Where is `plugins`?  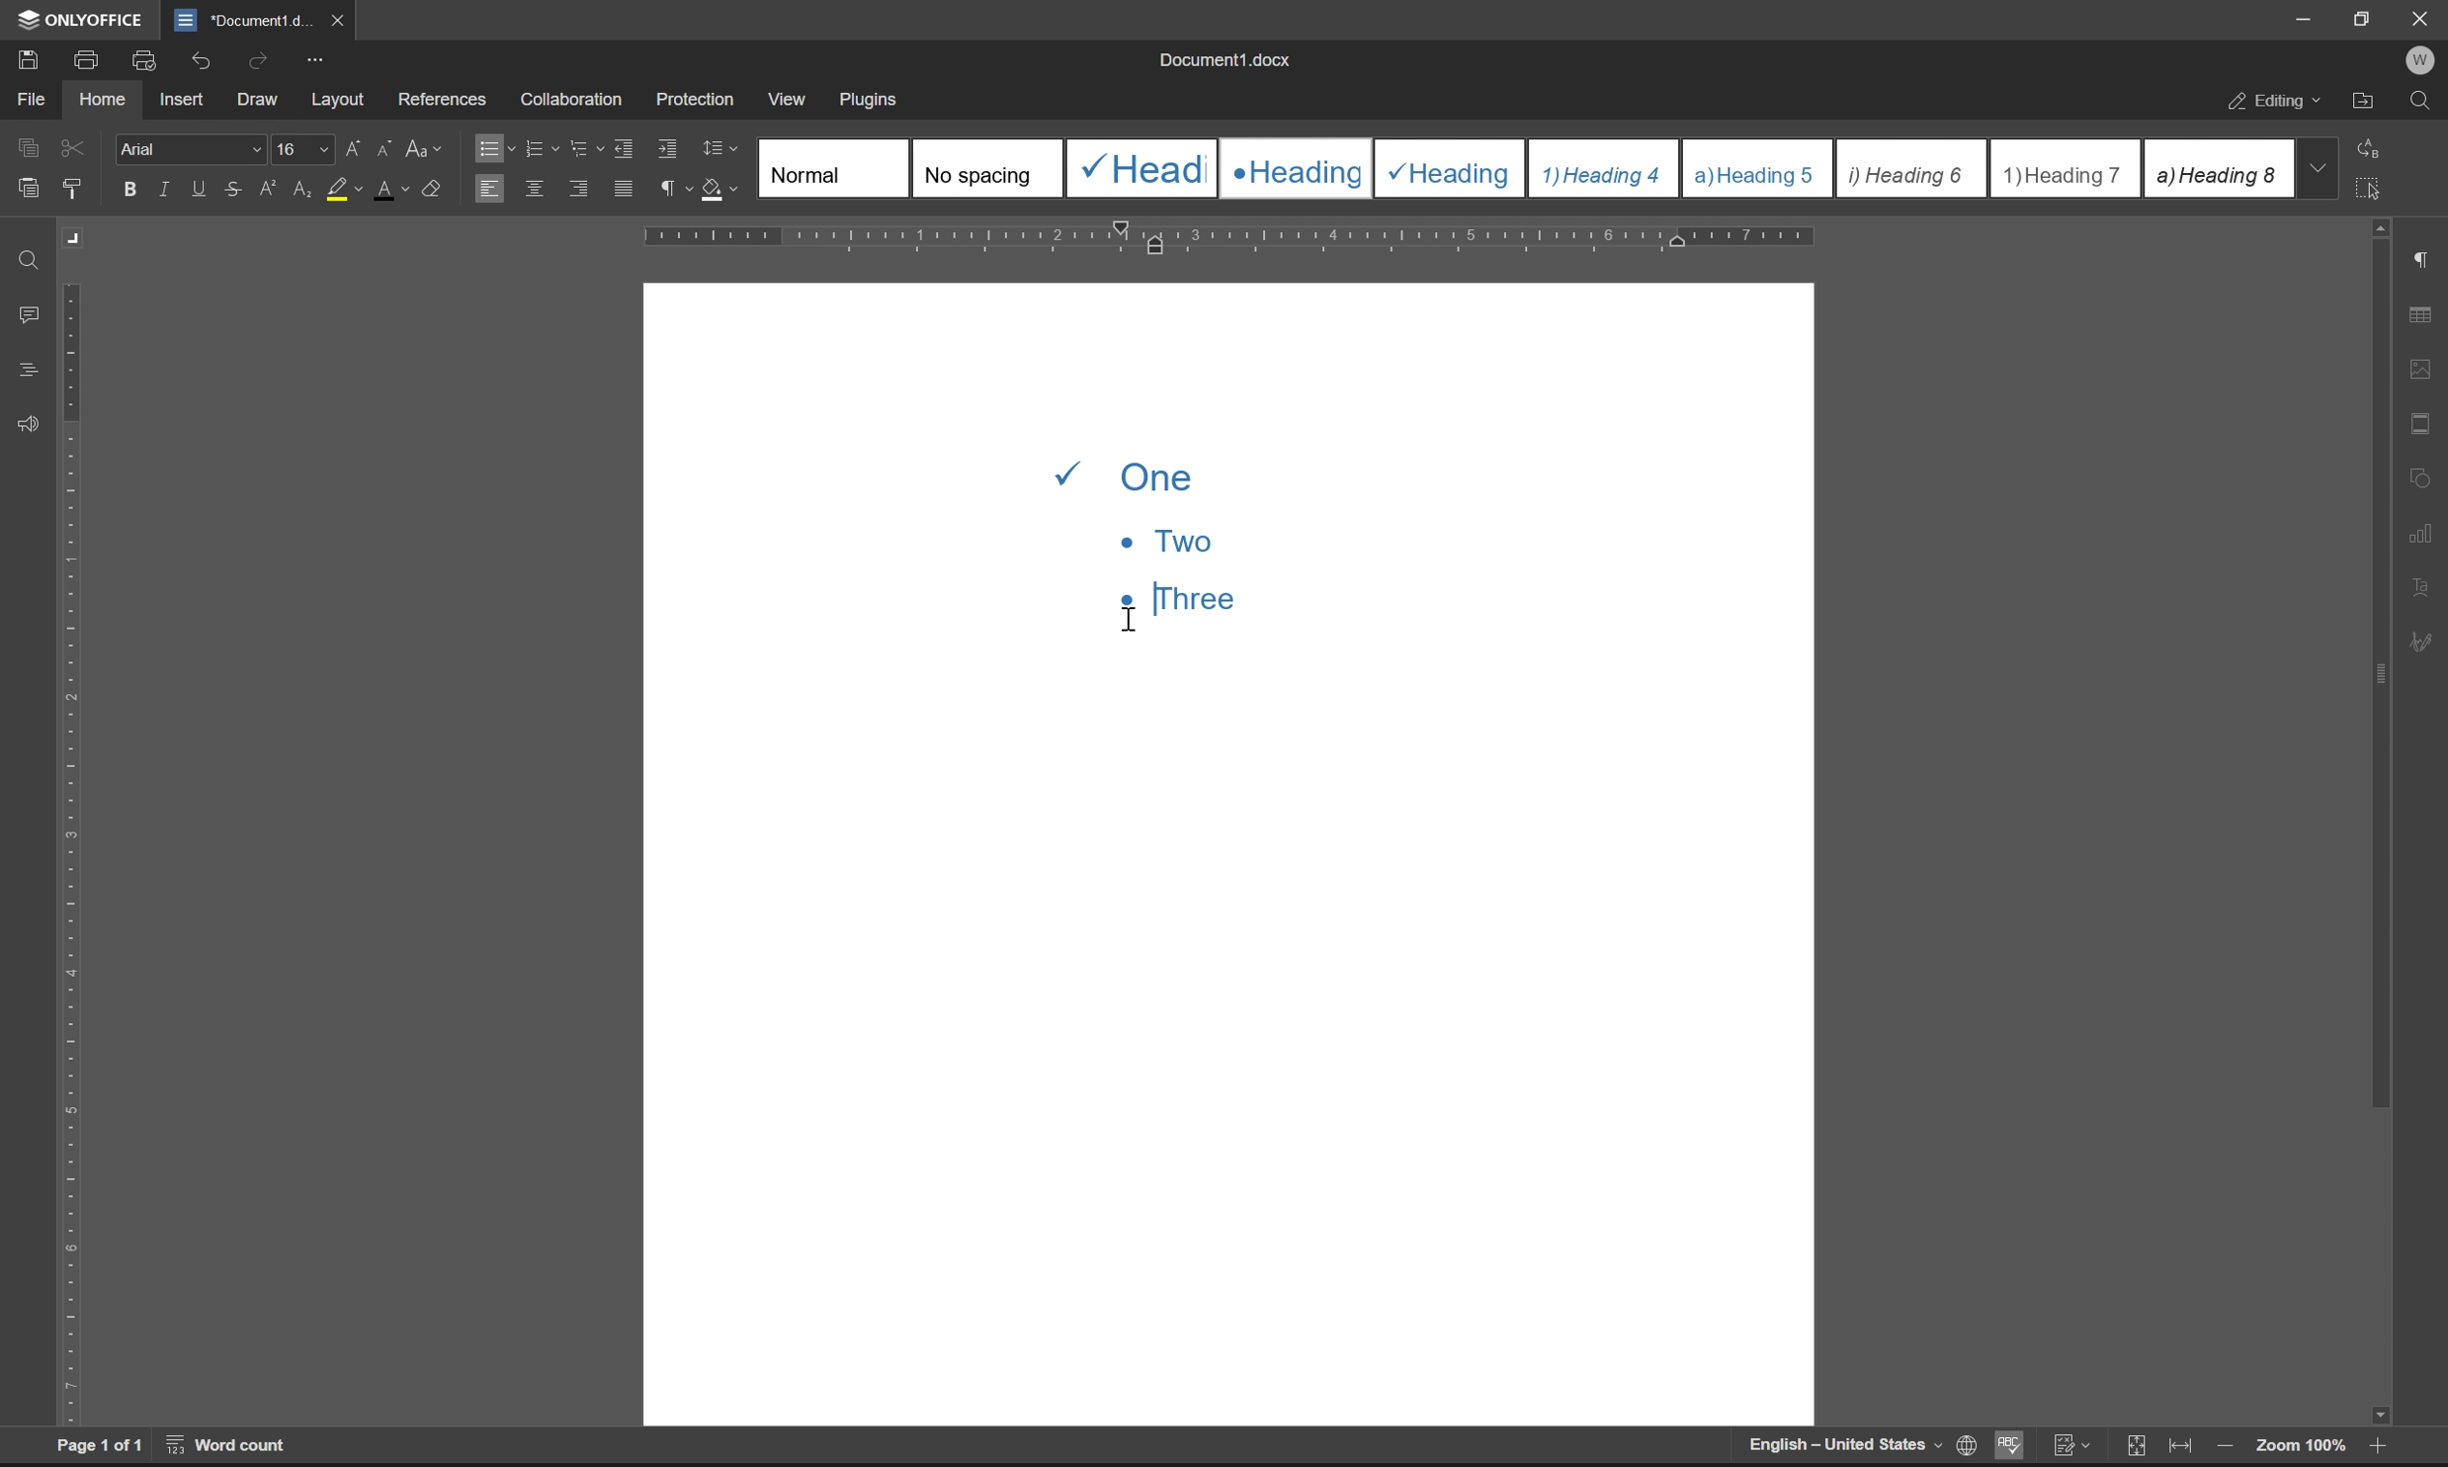 plugins is located at coordinates (871, 101).